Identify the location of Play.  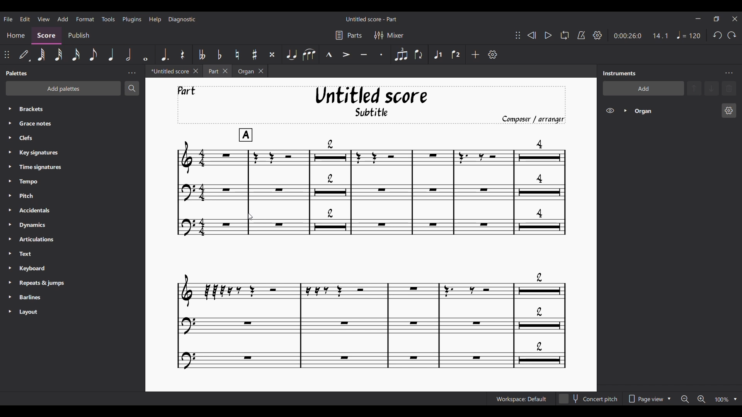
(548, 35).